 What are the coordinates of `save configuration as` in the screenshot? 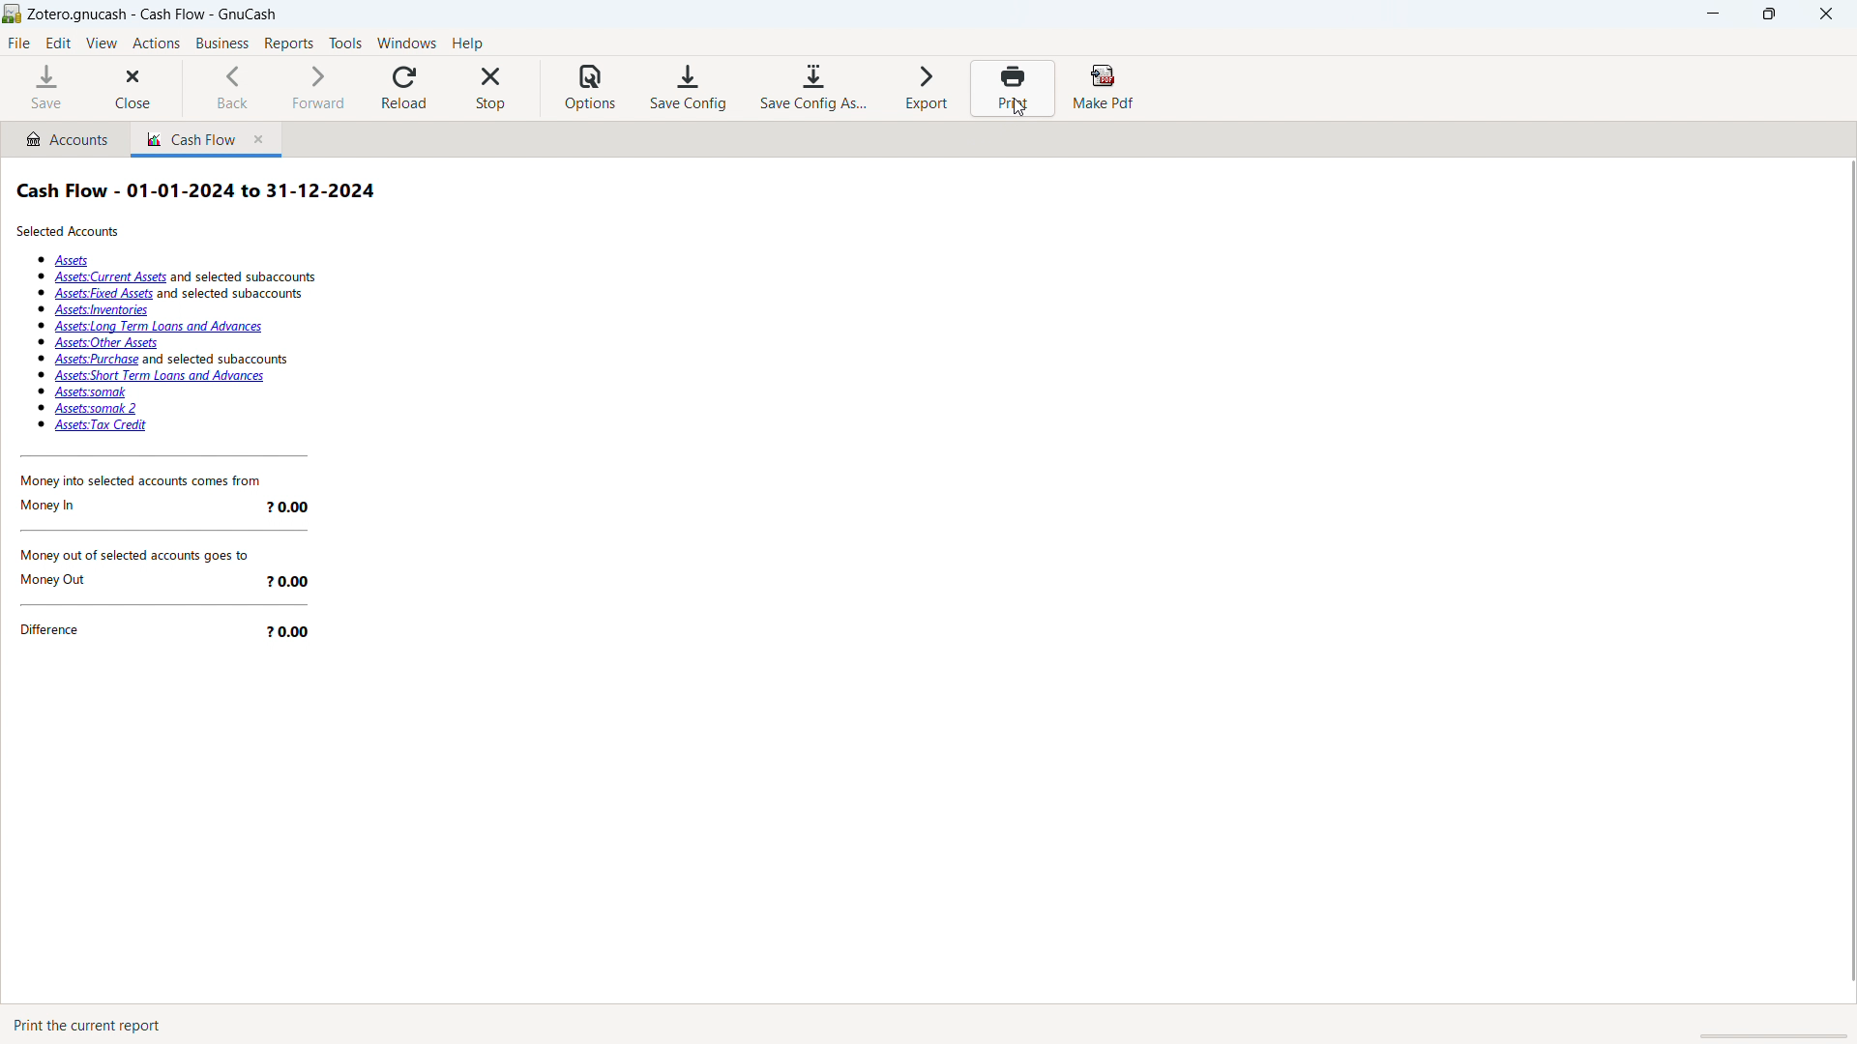 It's located at (814, 88).